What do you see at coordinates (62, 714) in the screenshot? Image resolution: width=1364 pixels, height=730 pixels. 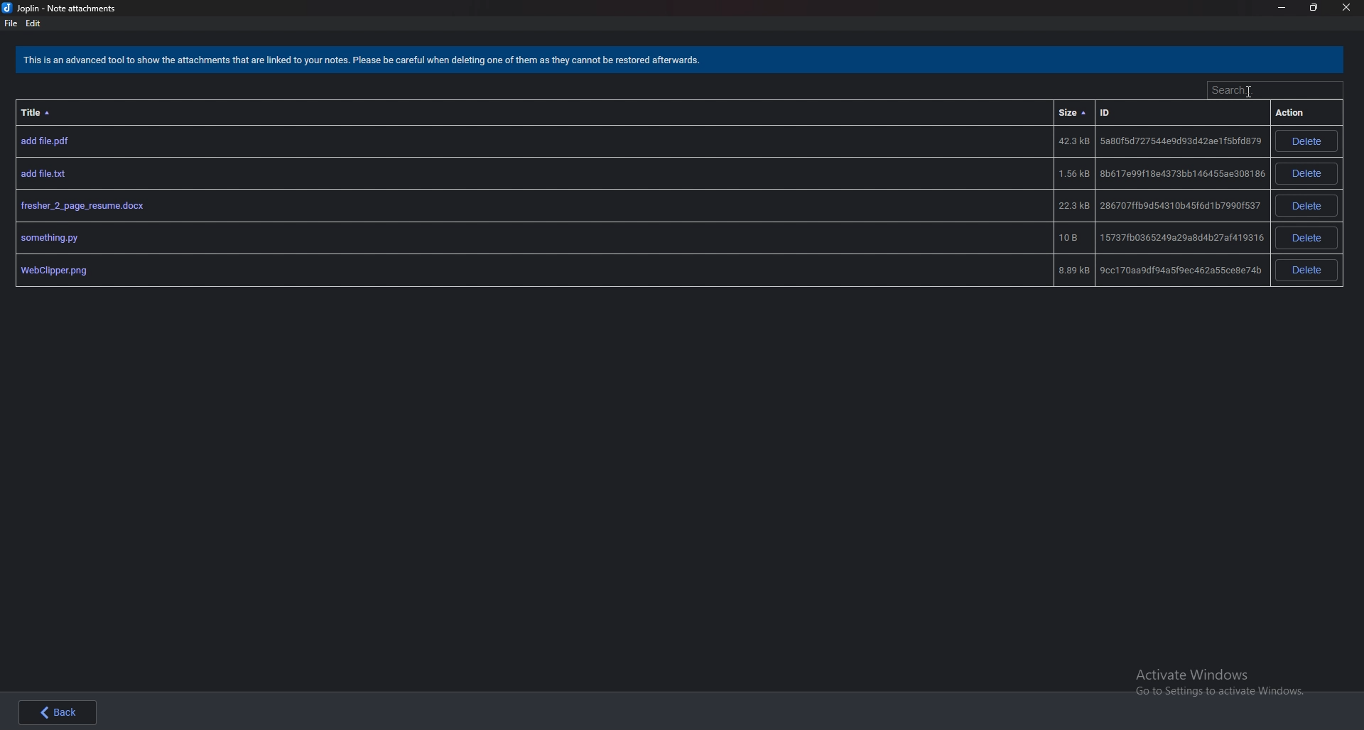 I see `< Back` at bounding box center [62, 714].